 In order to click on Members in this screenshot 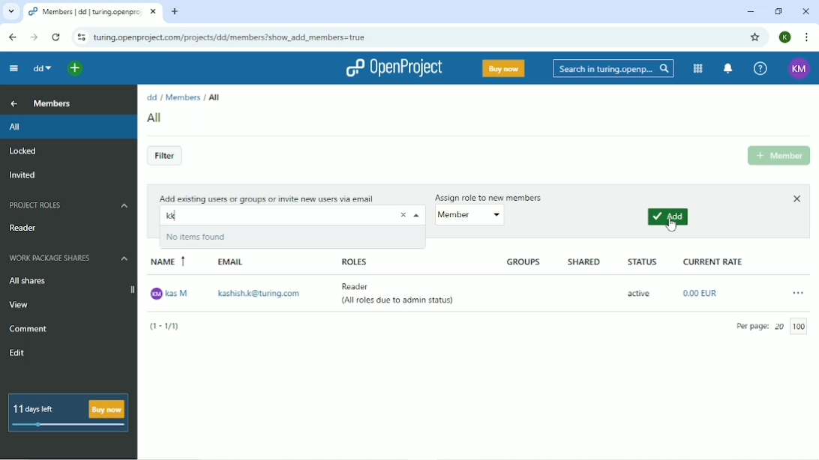, I will do `click(183, 97)`.